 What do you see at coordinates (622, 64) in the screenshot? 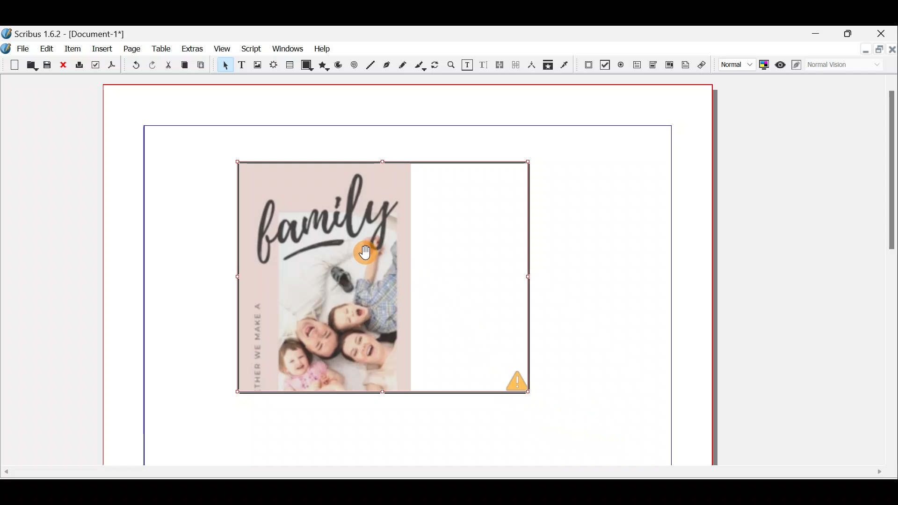
I see `PDF radio button` at bounding box center [622, 64].